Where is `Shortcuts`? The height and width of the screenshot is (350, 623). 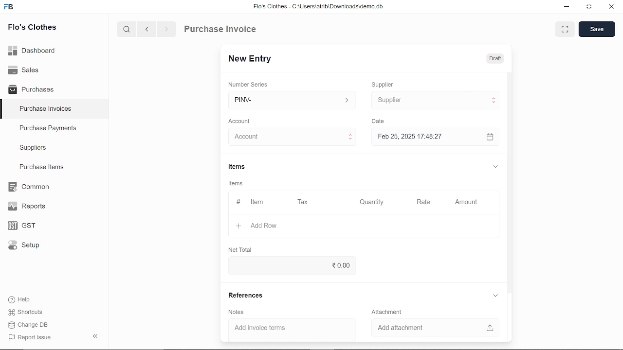
Shortcuts is located at coordinates (24, 313).